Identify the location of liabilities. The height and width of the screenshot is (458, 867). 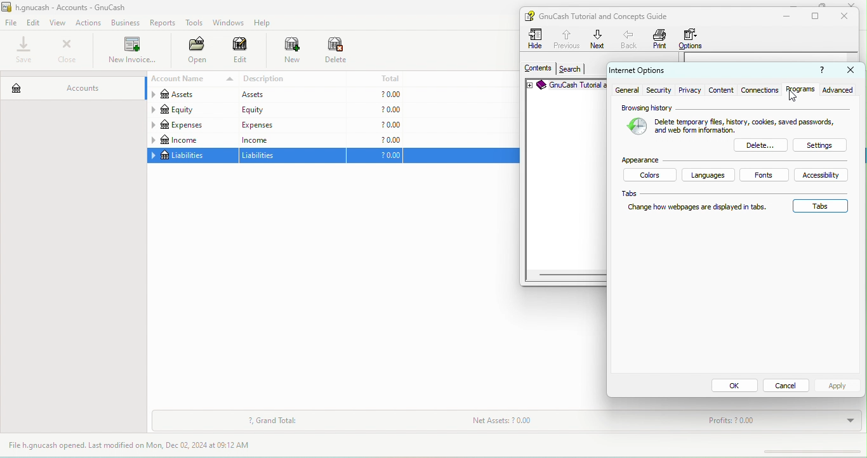
(293, 156).